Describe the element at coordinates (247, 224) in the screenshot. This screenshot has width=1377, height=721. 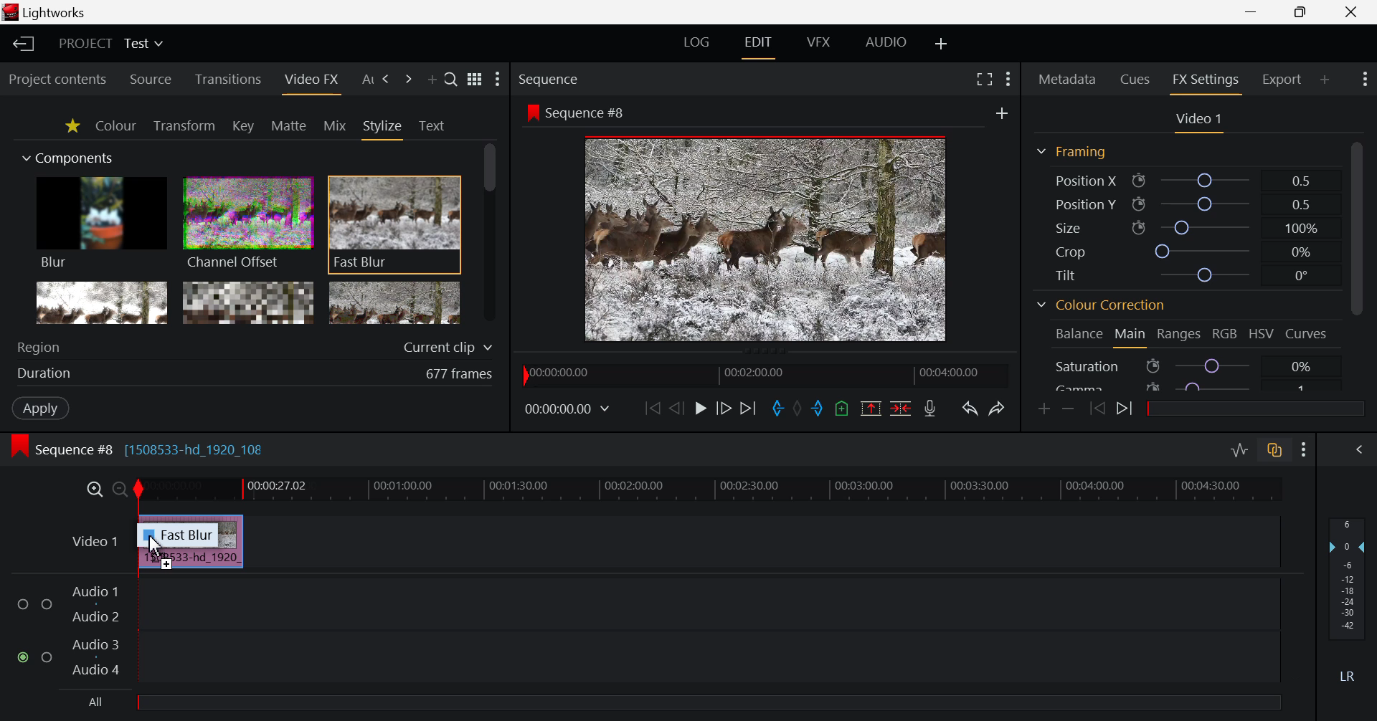
I see `Channel Offset` at that location.